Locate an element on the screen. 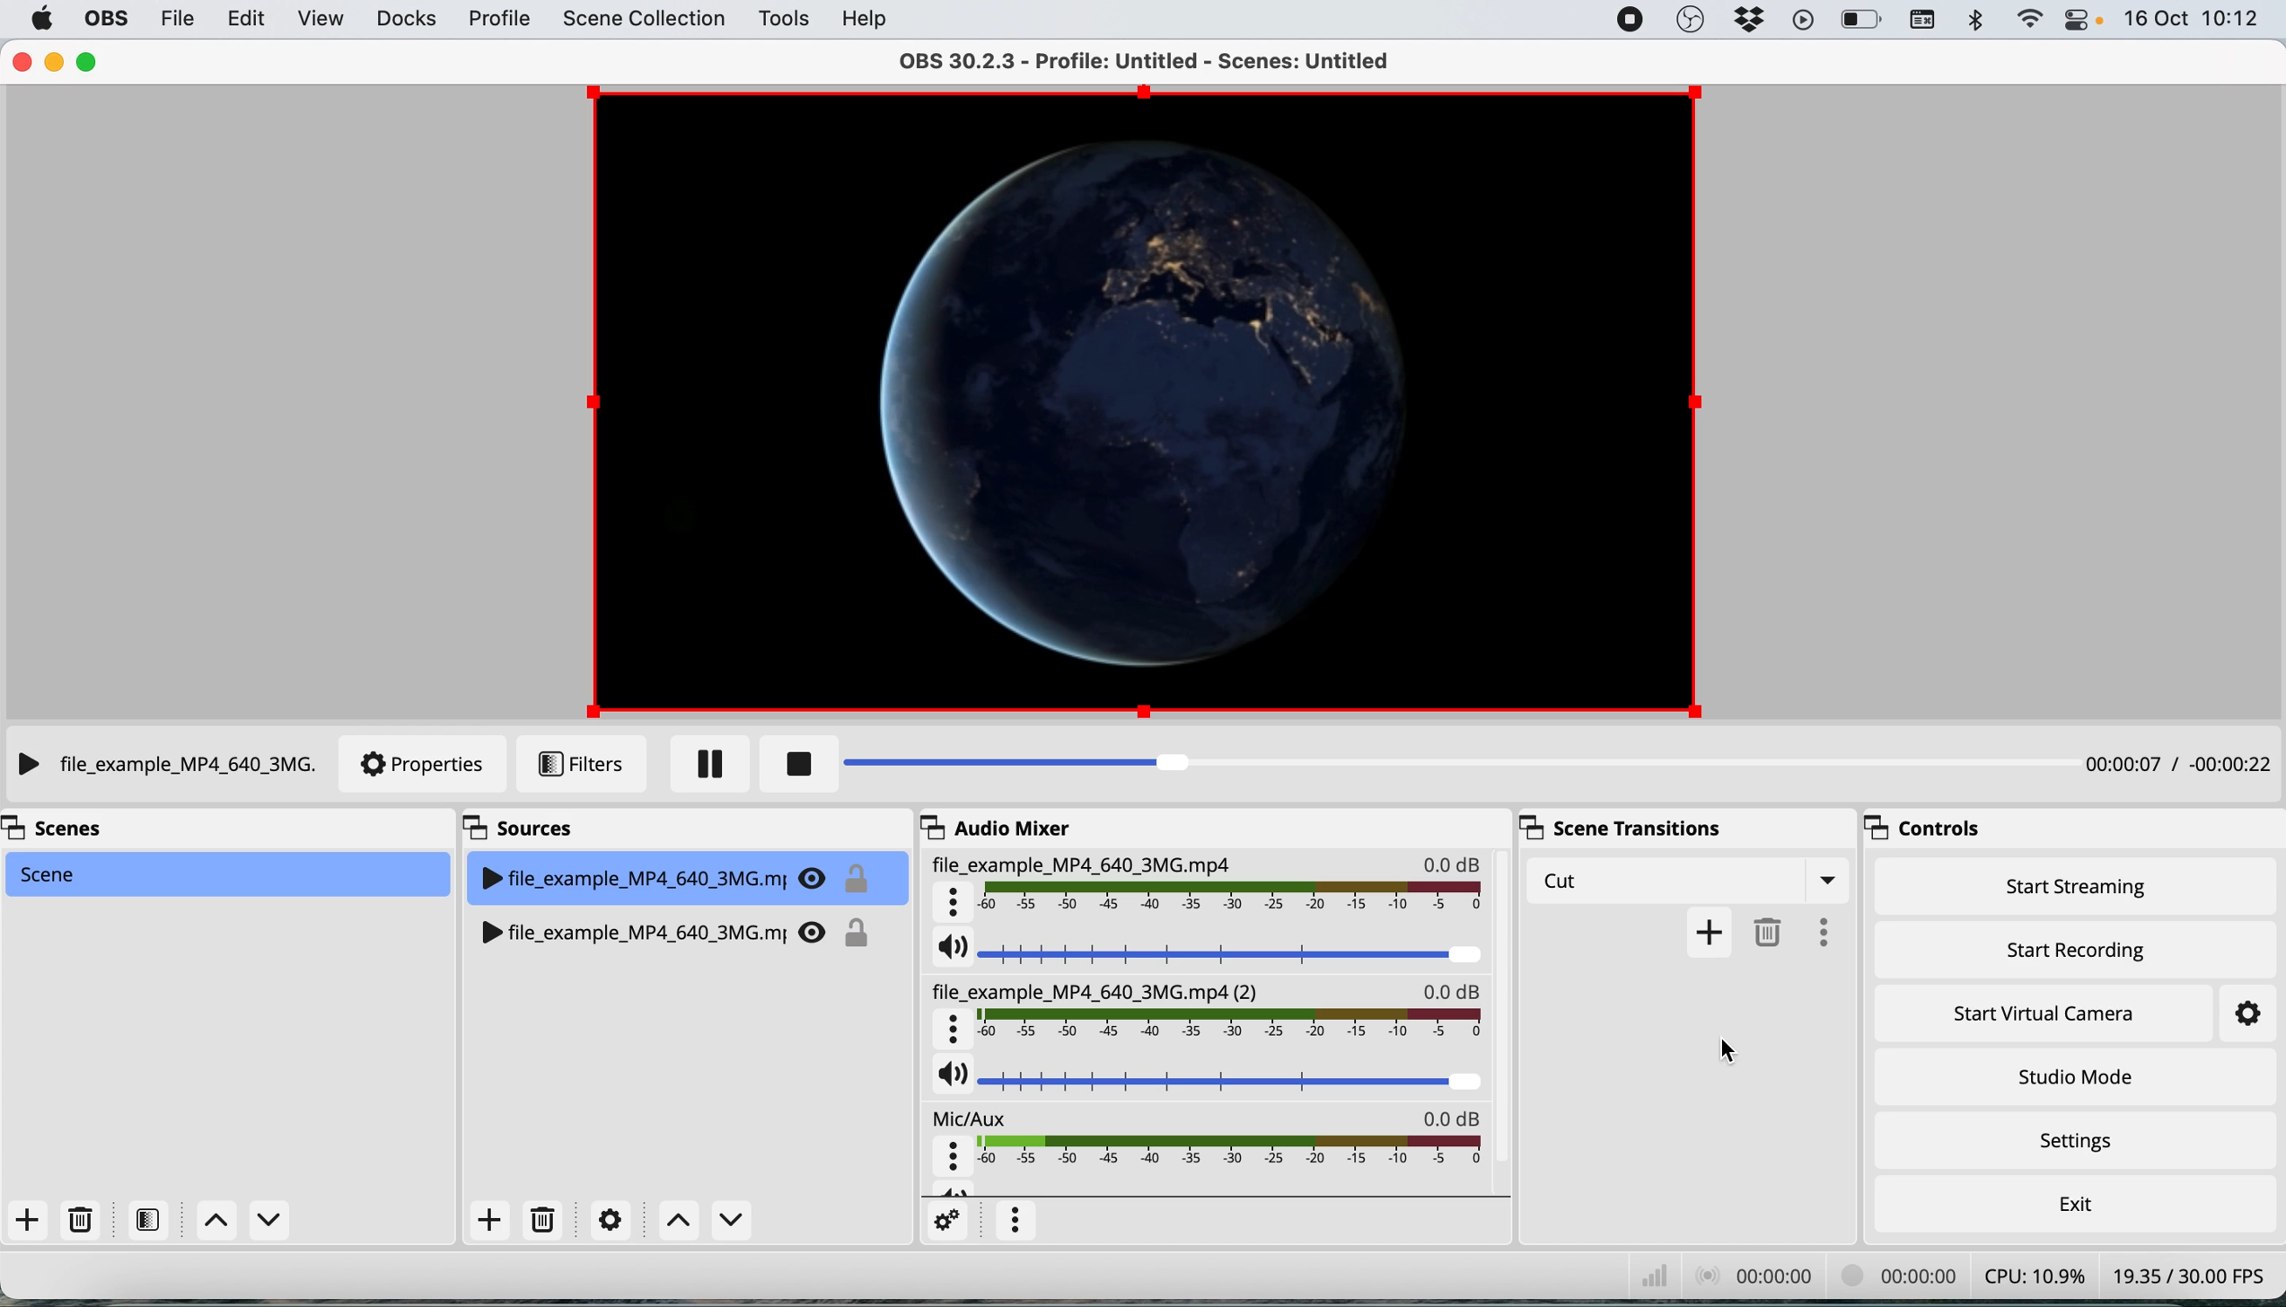 The image size is (2286, 1307). more options is located at coordinates (1011, 1222).